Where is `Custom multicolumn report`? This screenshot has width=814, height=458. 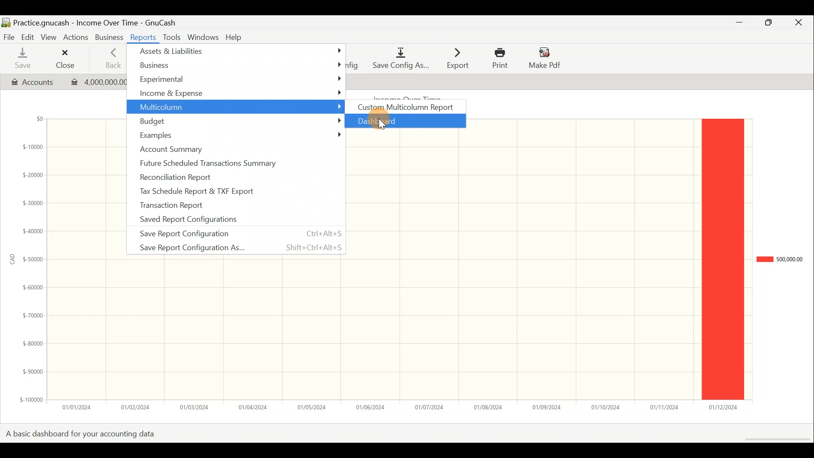
Custom multicolumn report is located at coordinates (403, 107).